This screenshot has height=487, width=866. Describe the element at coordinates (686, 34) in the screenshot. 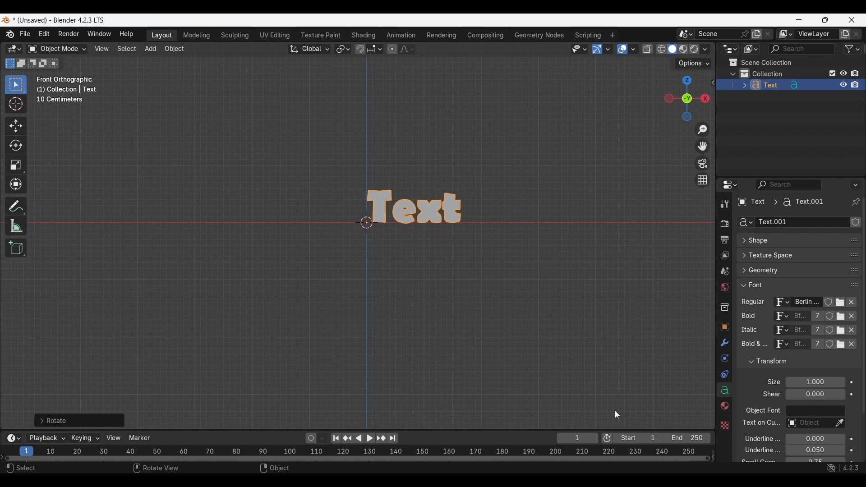

I see `Browse scene to be linked` at that location.